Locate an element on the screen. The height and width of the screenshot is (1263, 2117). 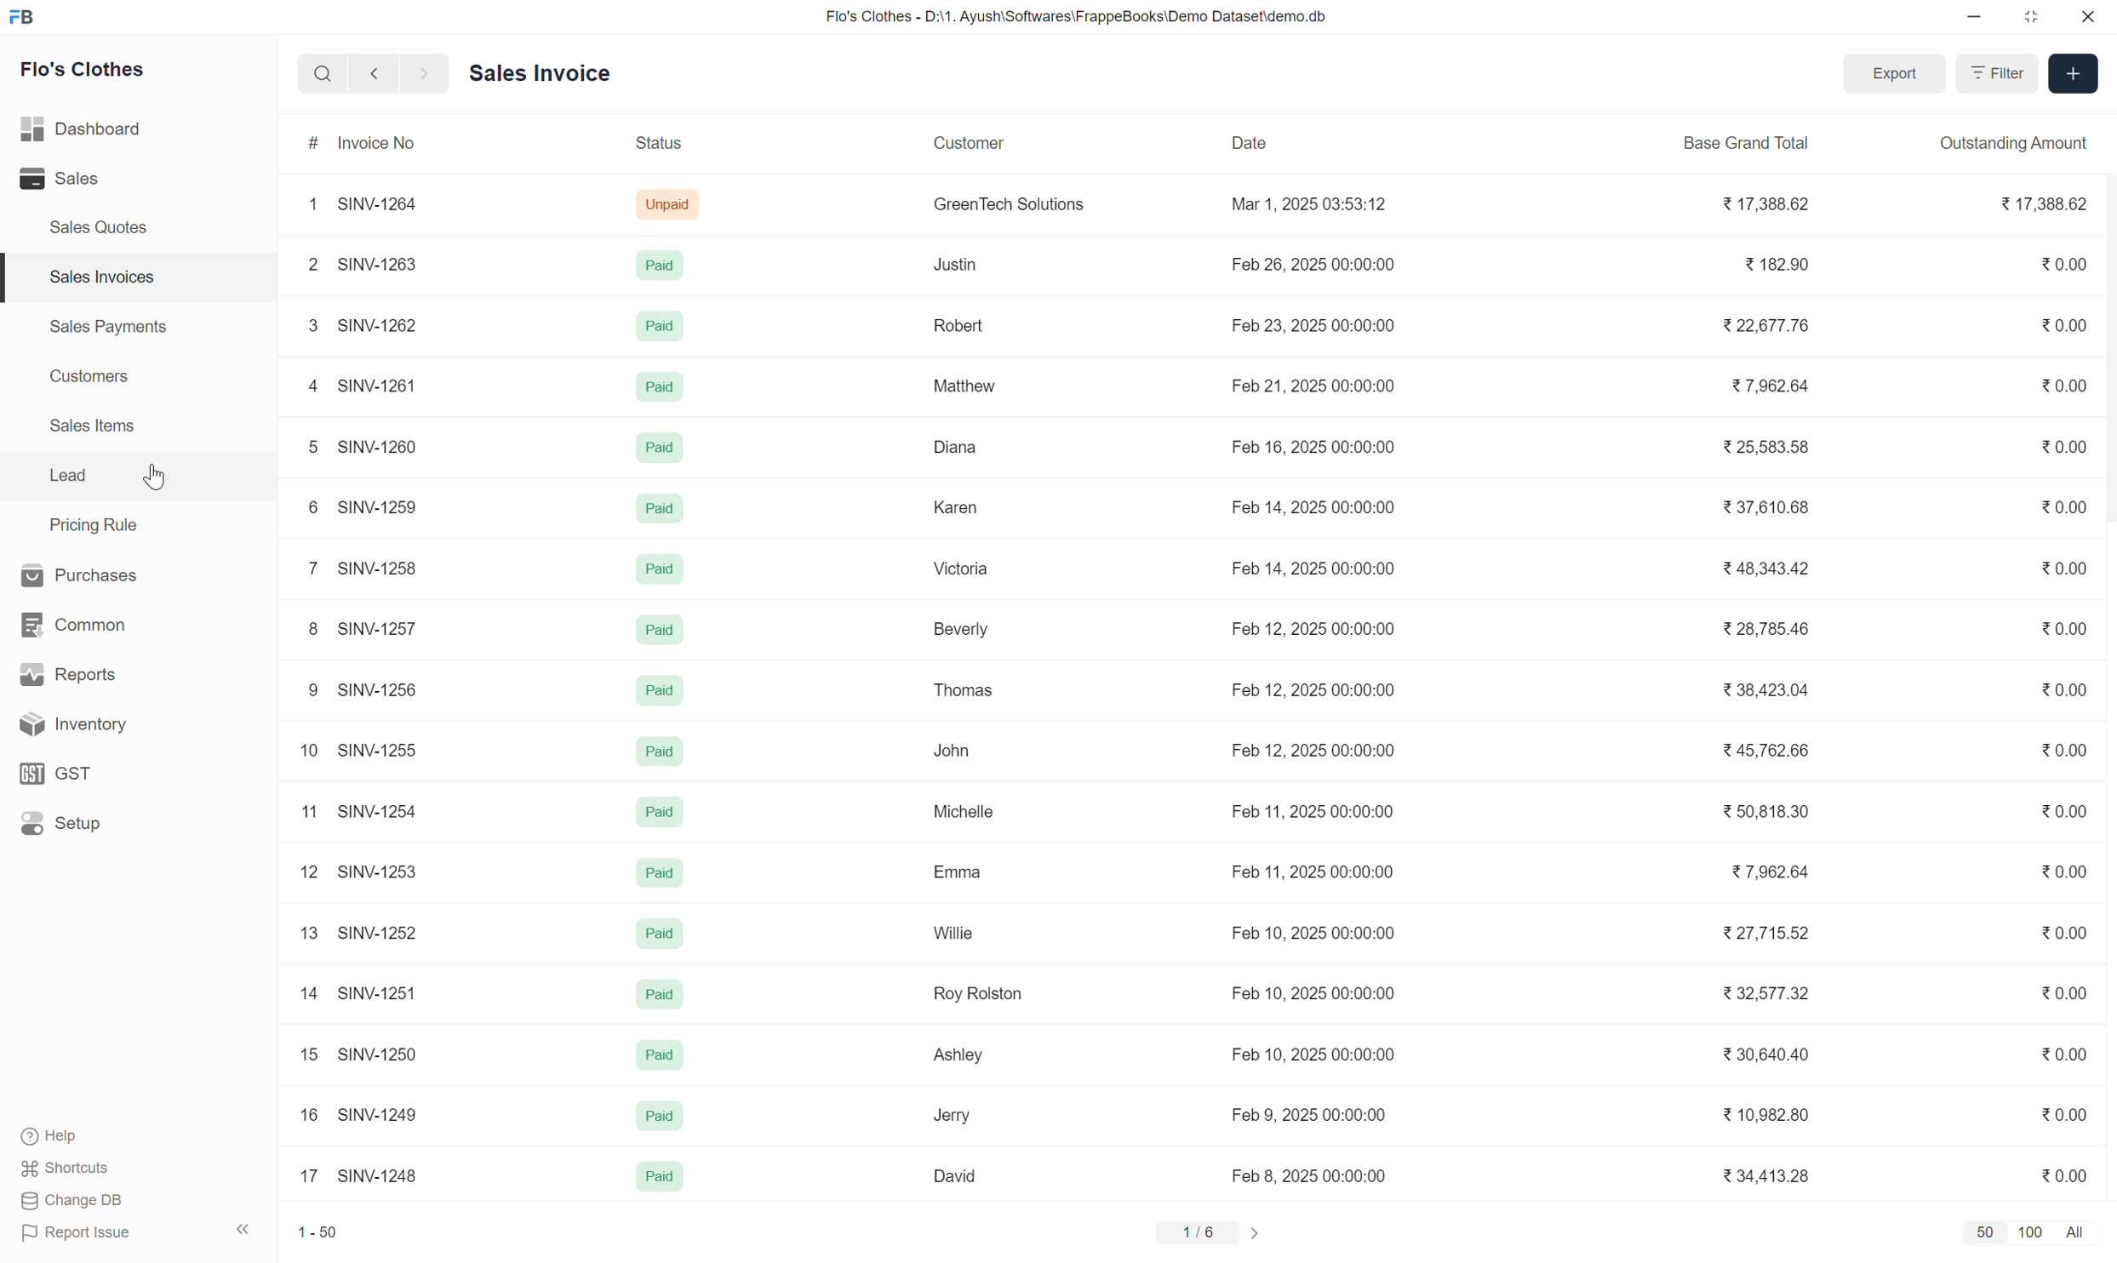
%30,640.4( is located at coordinates (1317, 1054).